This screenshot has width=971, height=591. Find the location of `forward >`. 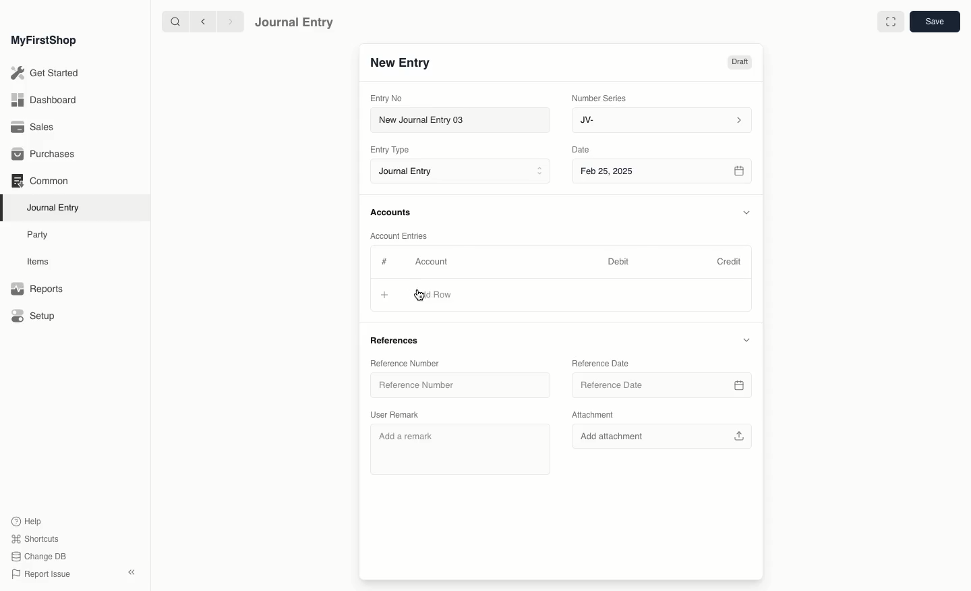

forward > is located at coordinates (227, 21).